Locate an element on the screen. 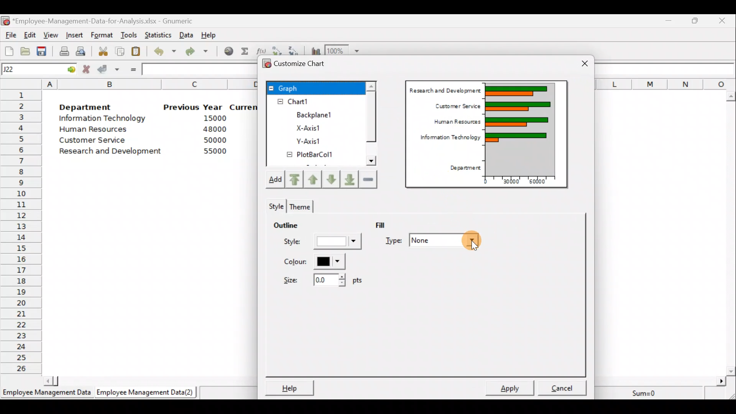  50000 is located at coordinates (214, 140).